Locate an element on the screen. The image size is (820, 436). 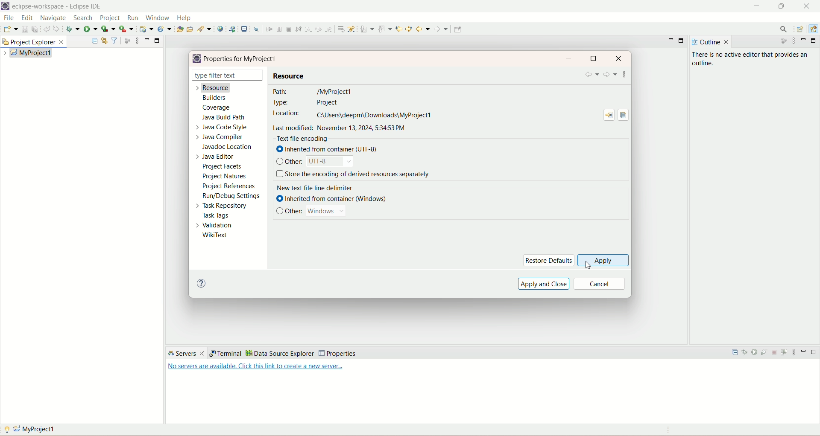
terminal is located at coordinates (224, 353).